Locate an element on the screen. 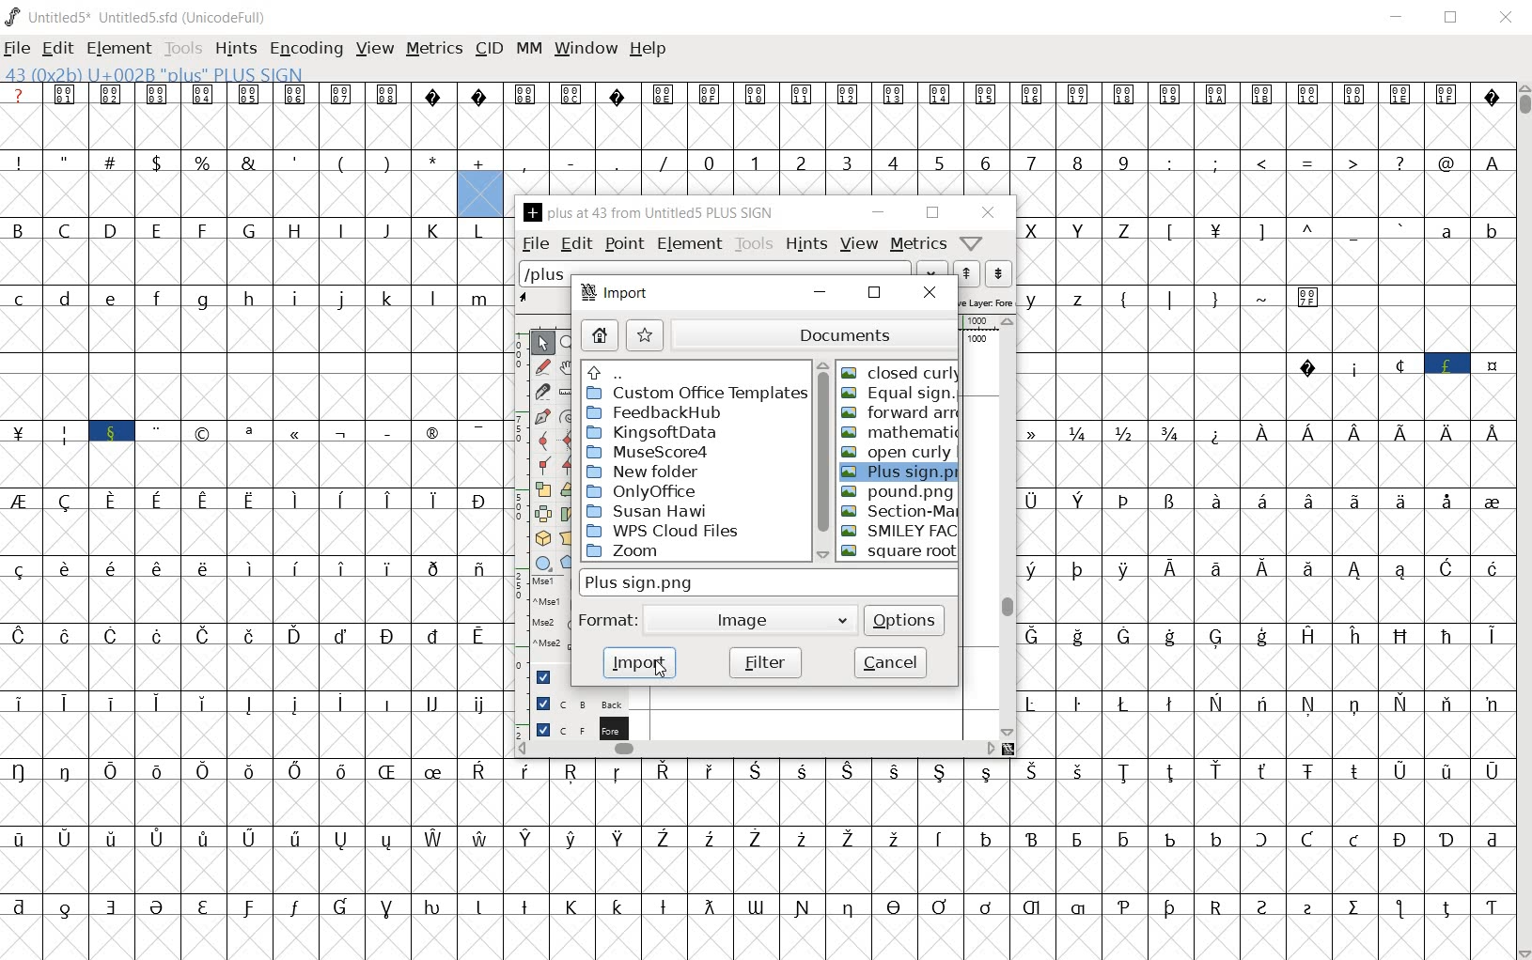 The image size is (1532, 960). minimize is located at coordinates (880, 212).